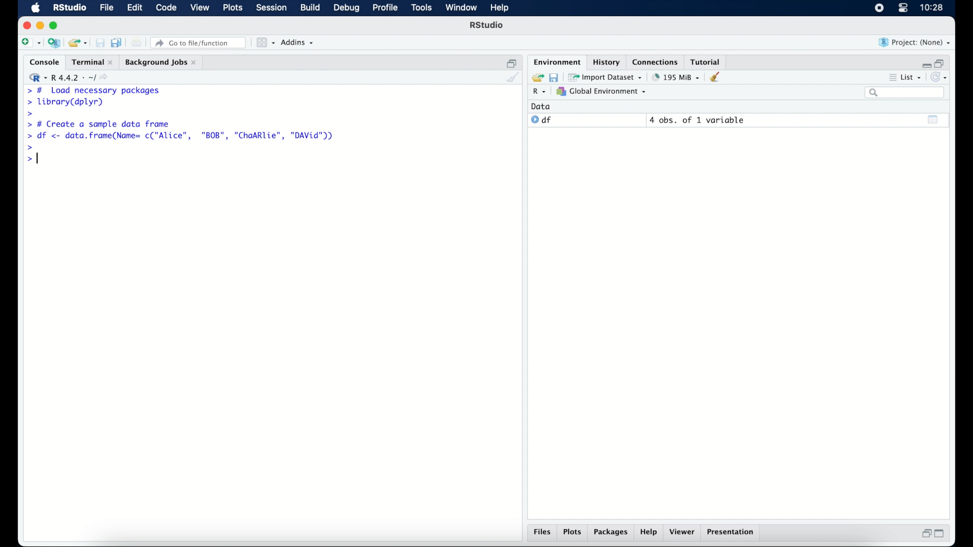  Describe the element at coordinates (161, 62) in the screenshot. I see `background jobs` at that location.